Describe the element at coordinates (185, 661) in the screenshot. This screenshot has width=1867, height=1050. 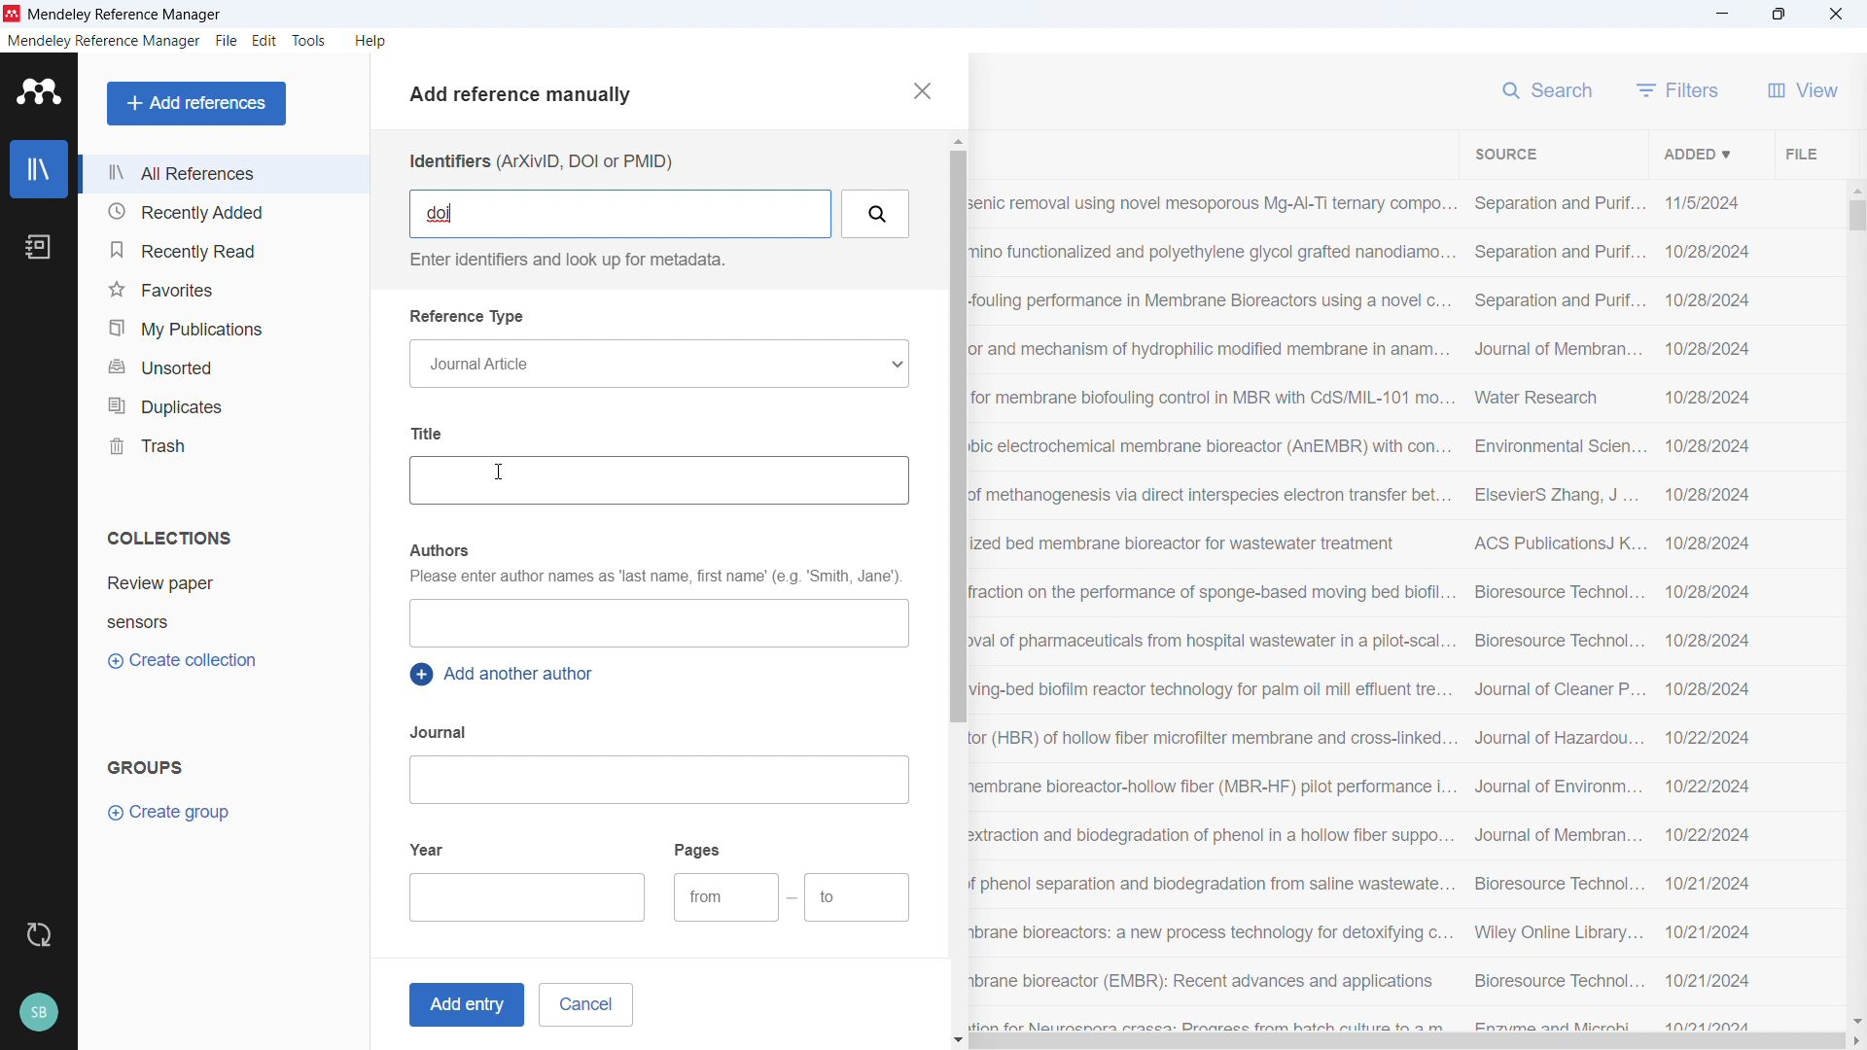
I see `Create collection ` at that location.